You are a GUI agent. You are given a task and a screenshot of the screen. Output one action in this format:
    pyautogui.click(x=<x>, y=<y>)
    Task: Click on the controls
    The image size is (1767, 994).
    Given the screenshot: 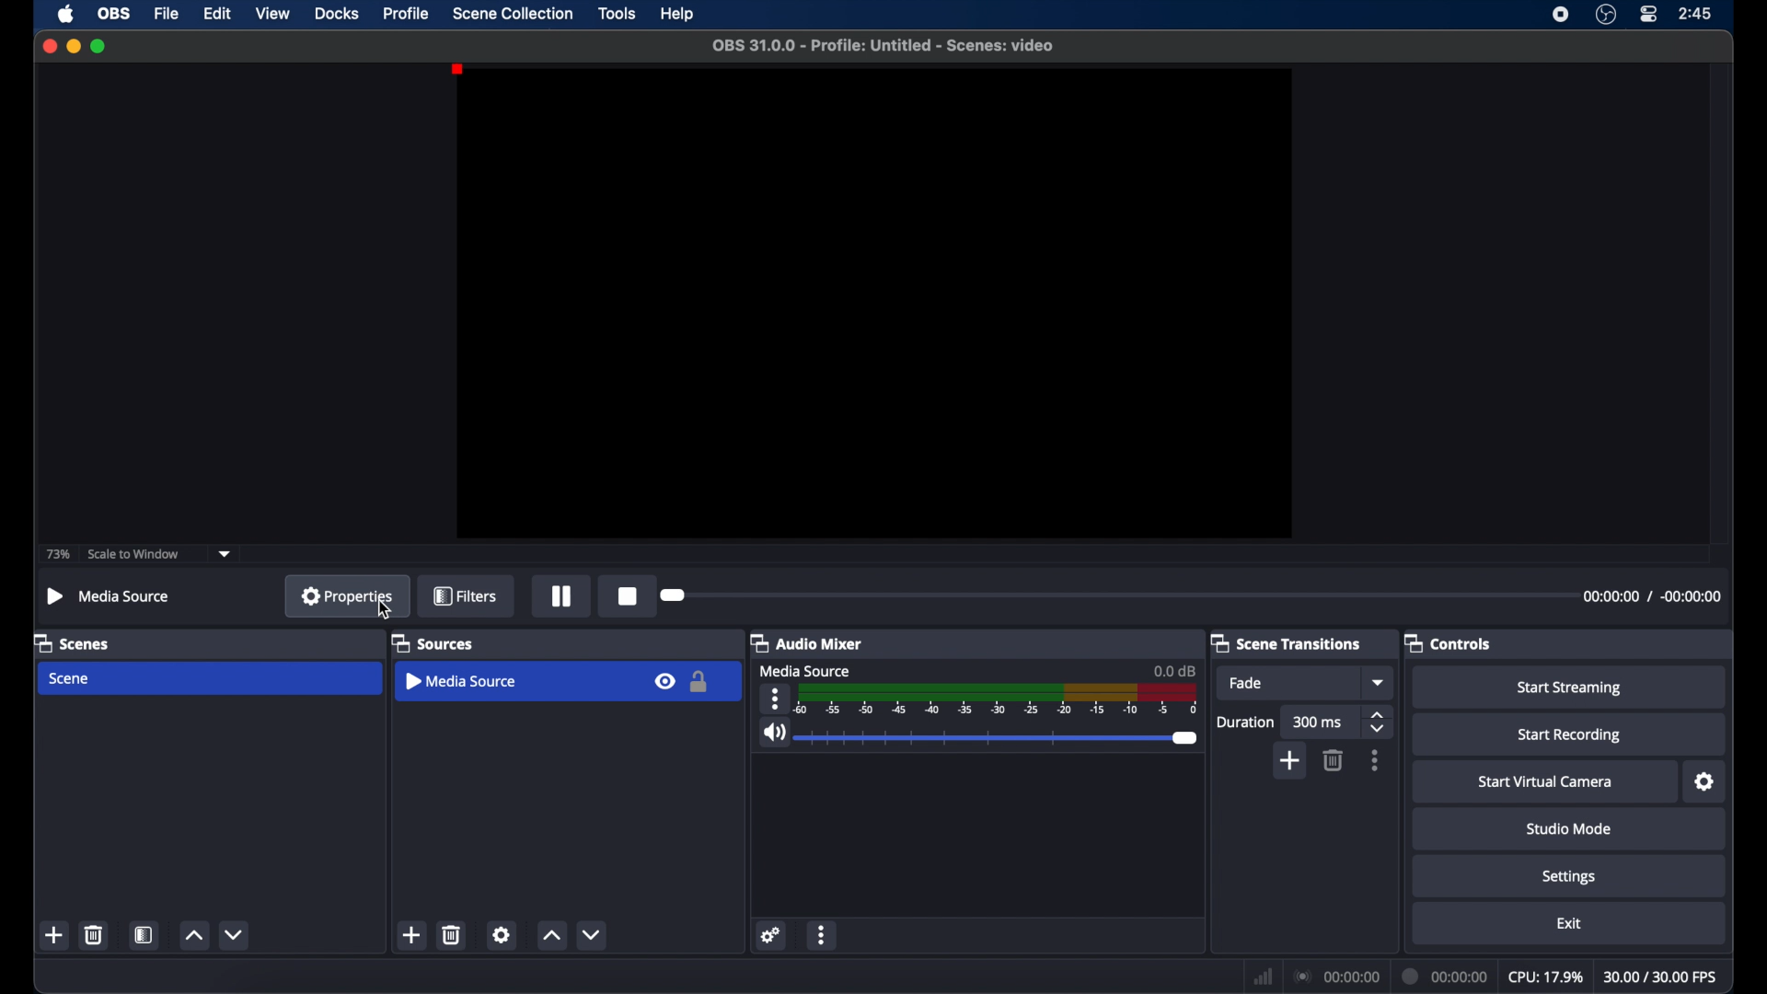 What is the action you would take?
    pyautogui.click(x=1449, y=642)
    